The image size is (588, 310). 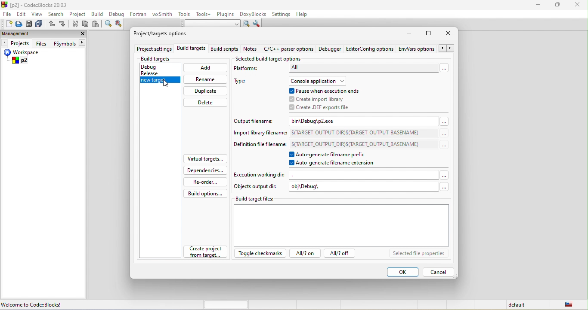 I want to click on open, so click(x=18, y=25).